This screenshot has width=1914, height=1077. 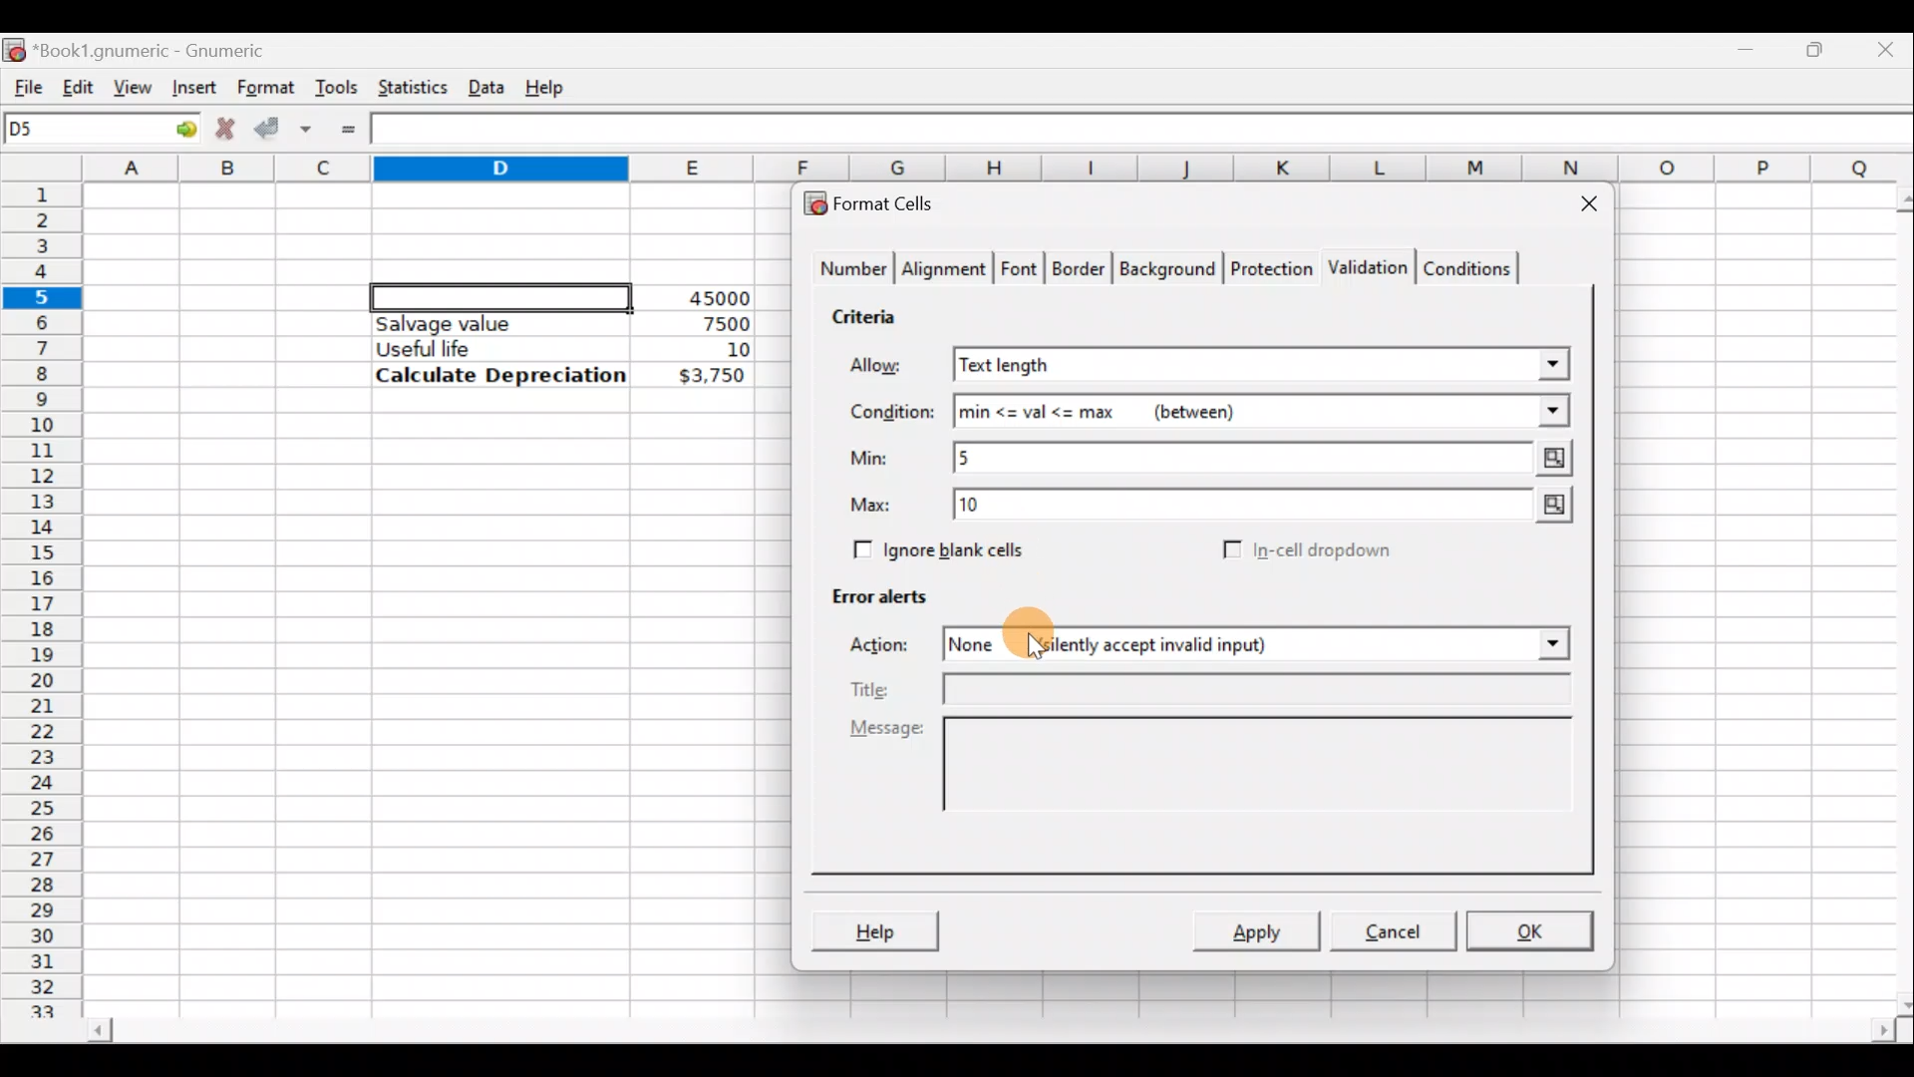 What do you see at coordinates (1021, 271) in the screenshot?
I see `Font` at bounding box center [1021, 271].